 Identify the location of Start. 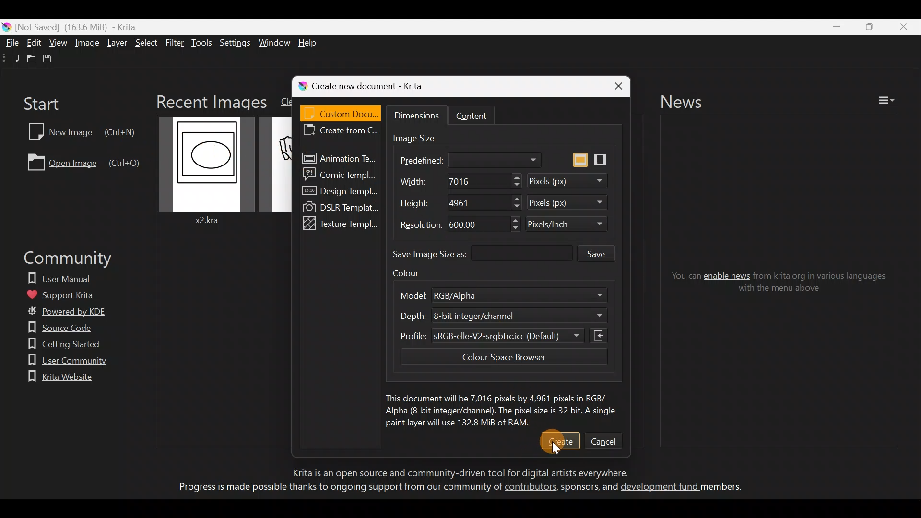
(44, 103).